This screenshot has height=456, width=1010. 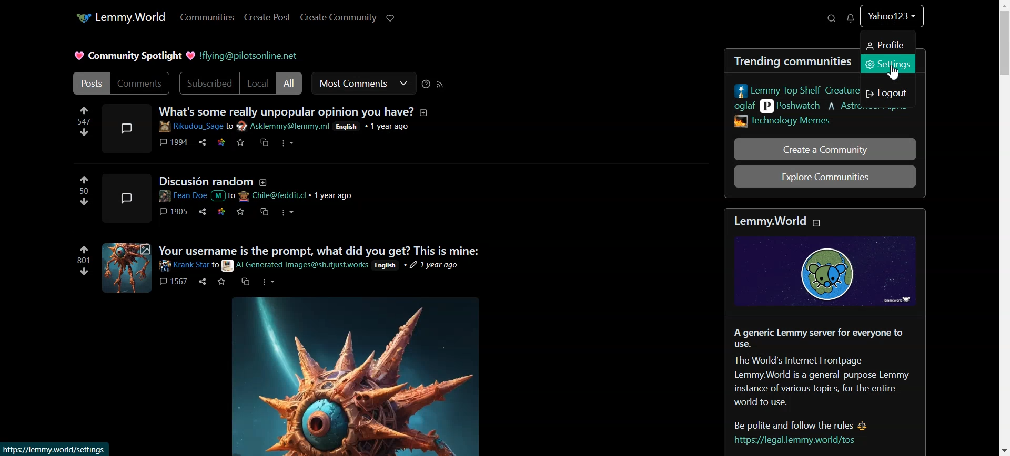 What do you see at coordinates (427, 85) in the screenshot?
I see `Sorting Help` at bounding box center [427, 85].